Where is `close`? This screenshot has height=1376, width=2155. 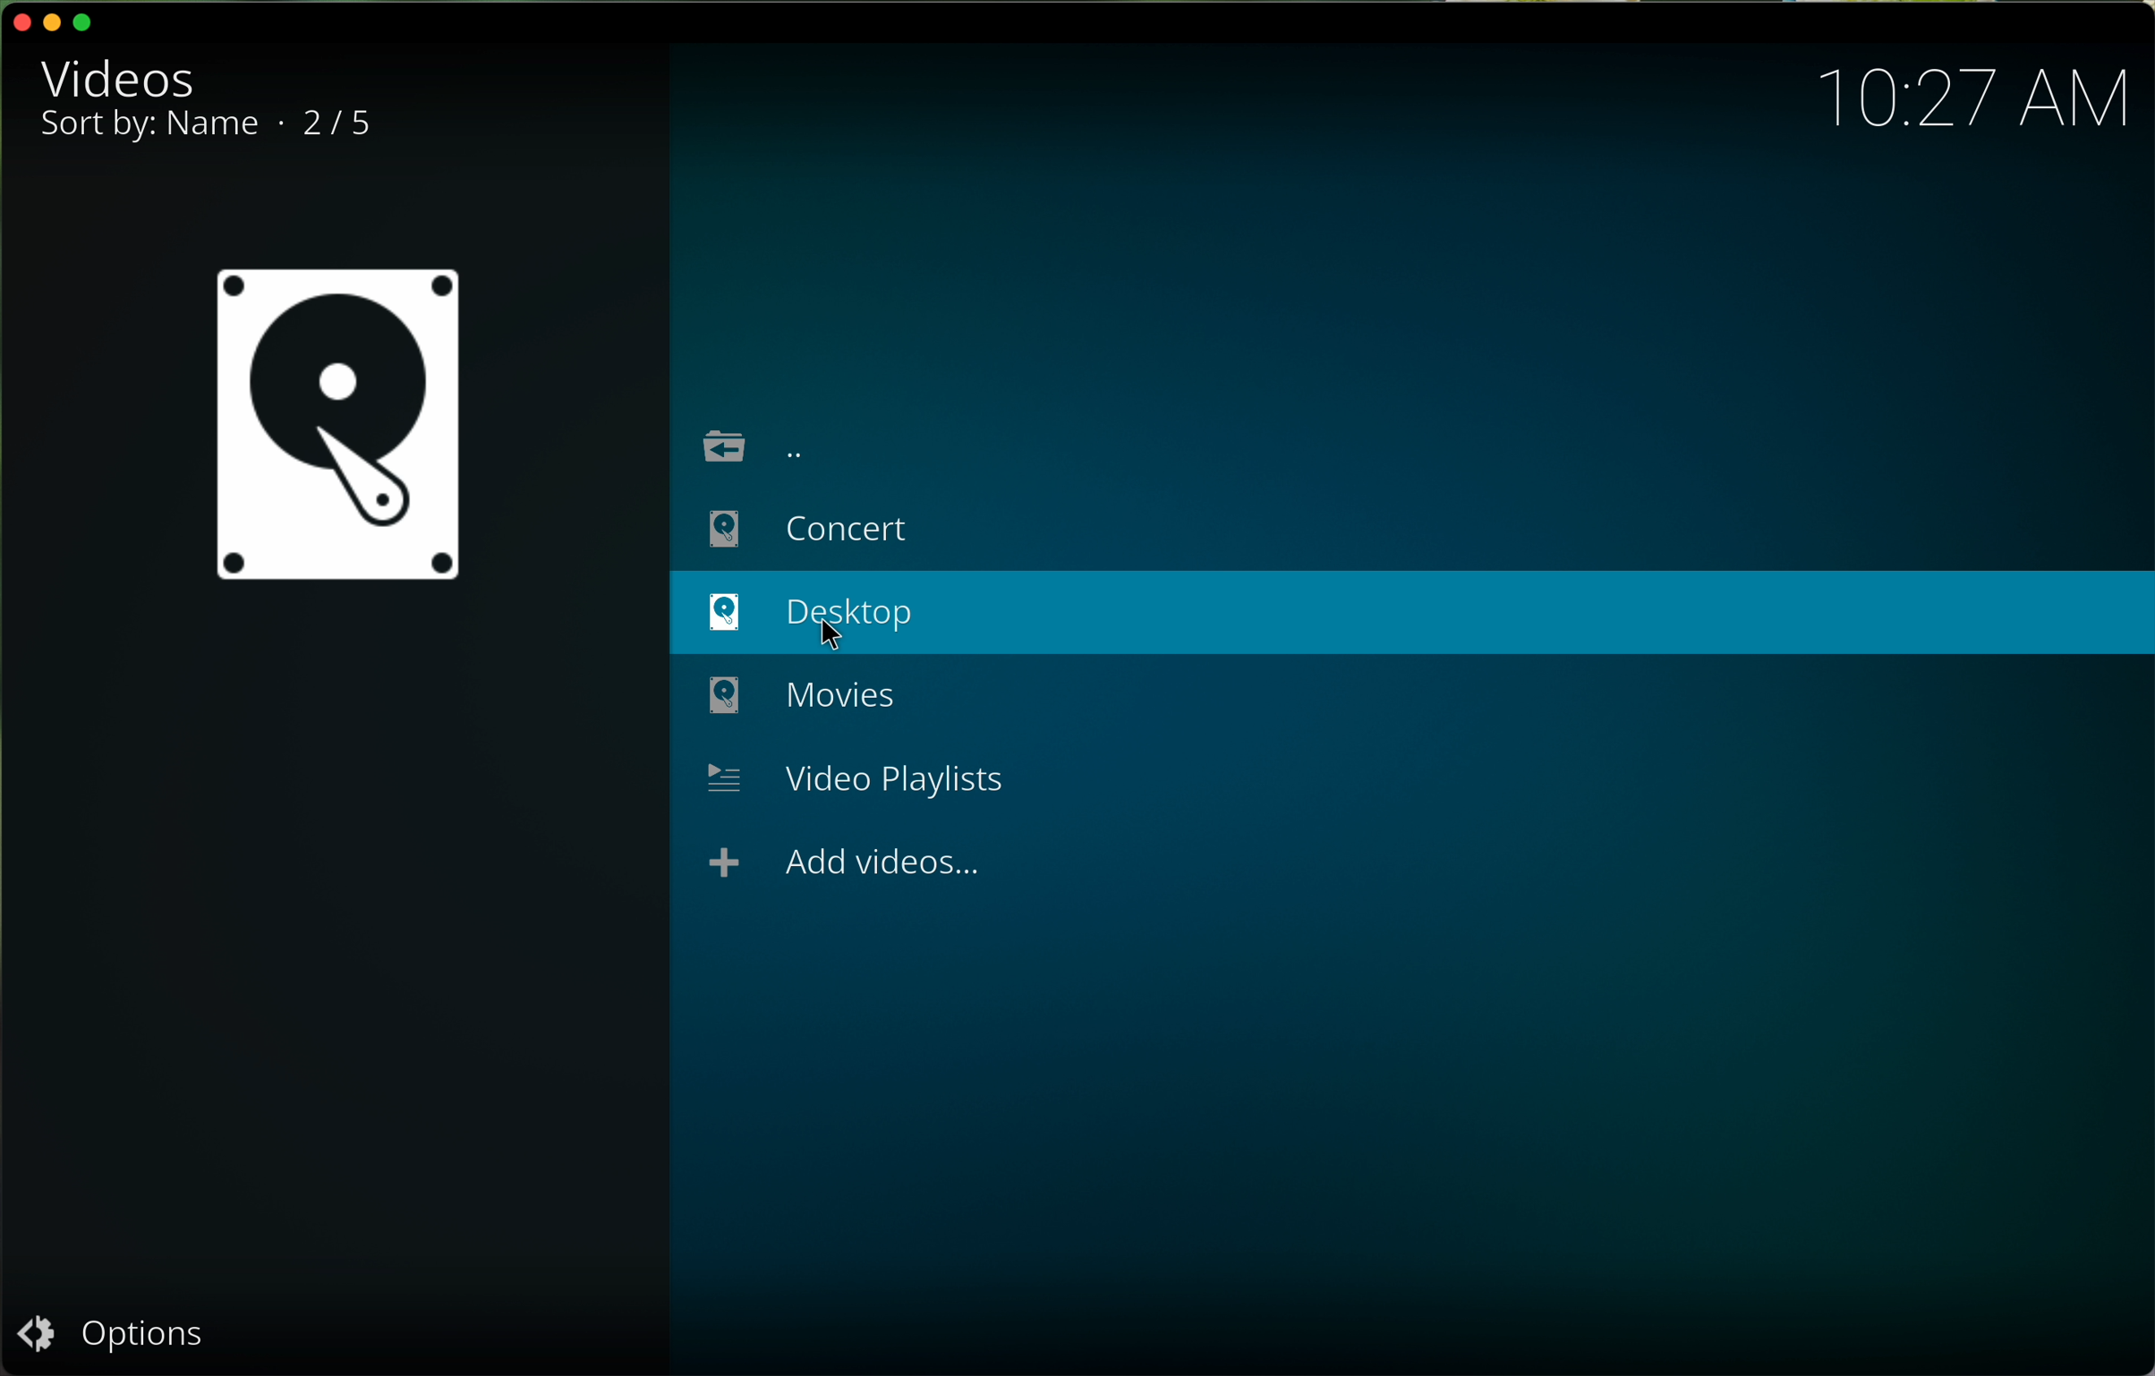
close is located at coordinates (21, 18).